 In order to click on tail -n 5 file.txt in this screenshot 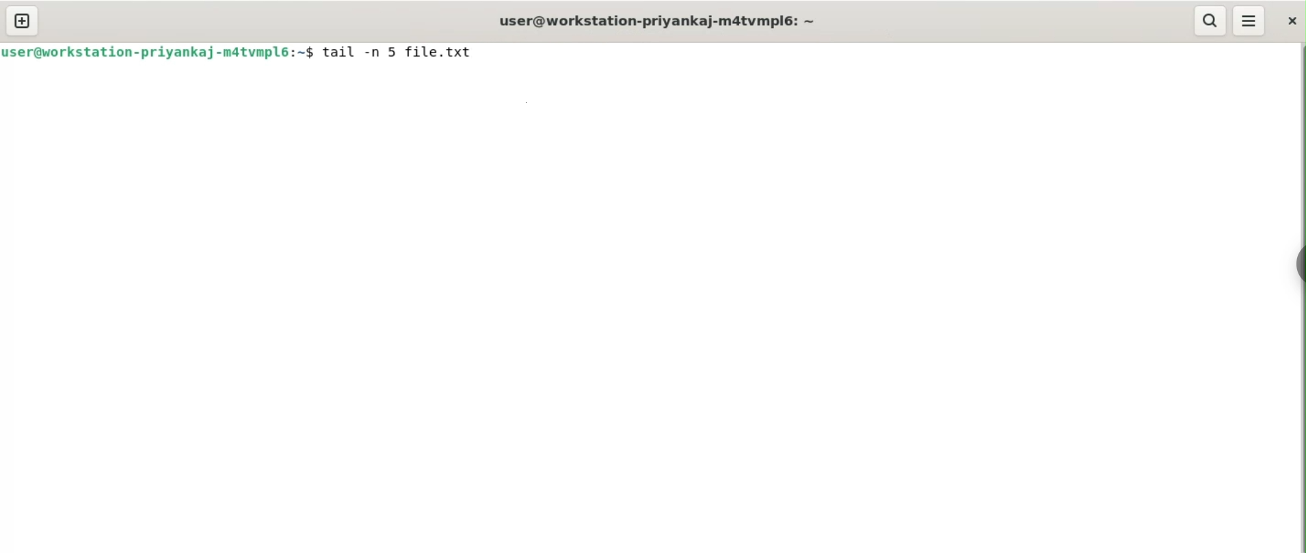, I will do `click(399, 51)`.